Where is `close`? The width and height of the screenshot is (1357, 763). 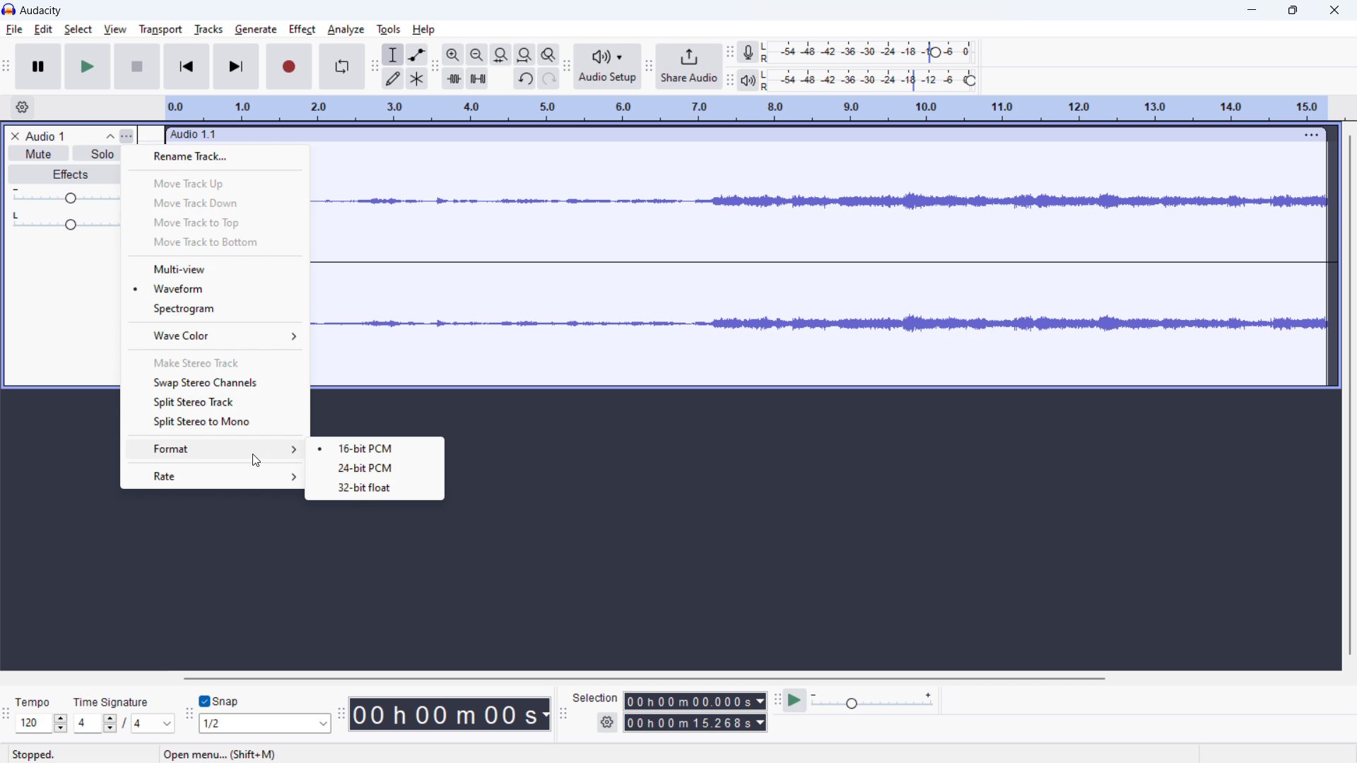
close is located at coordinates (1334, 9).